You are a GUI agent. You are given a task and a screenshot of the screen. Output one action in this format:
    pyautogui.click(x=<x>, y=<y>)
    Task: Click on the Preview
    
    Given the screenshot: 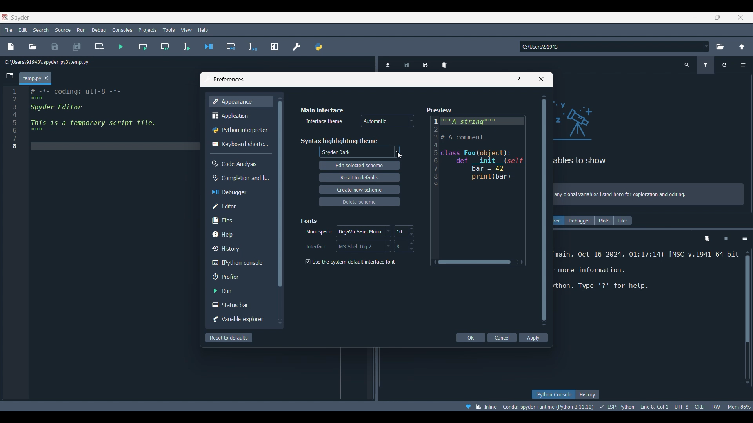 What is the action you would take?
    pyautogui.click(x=477, y=187)
    